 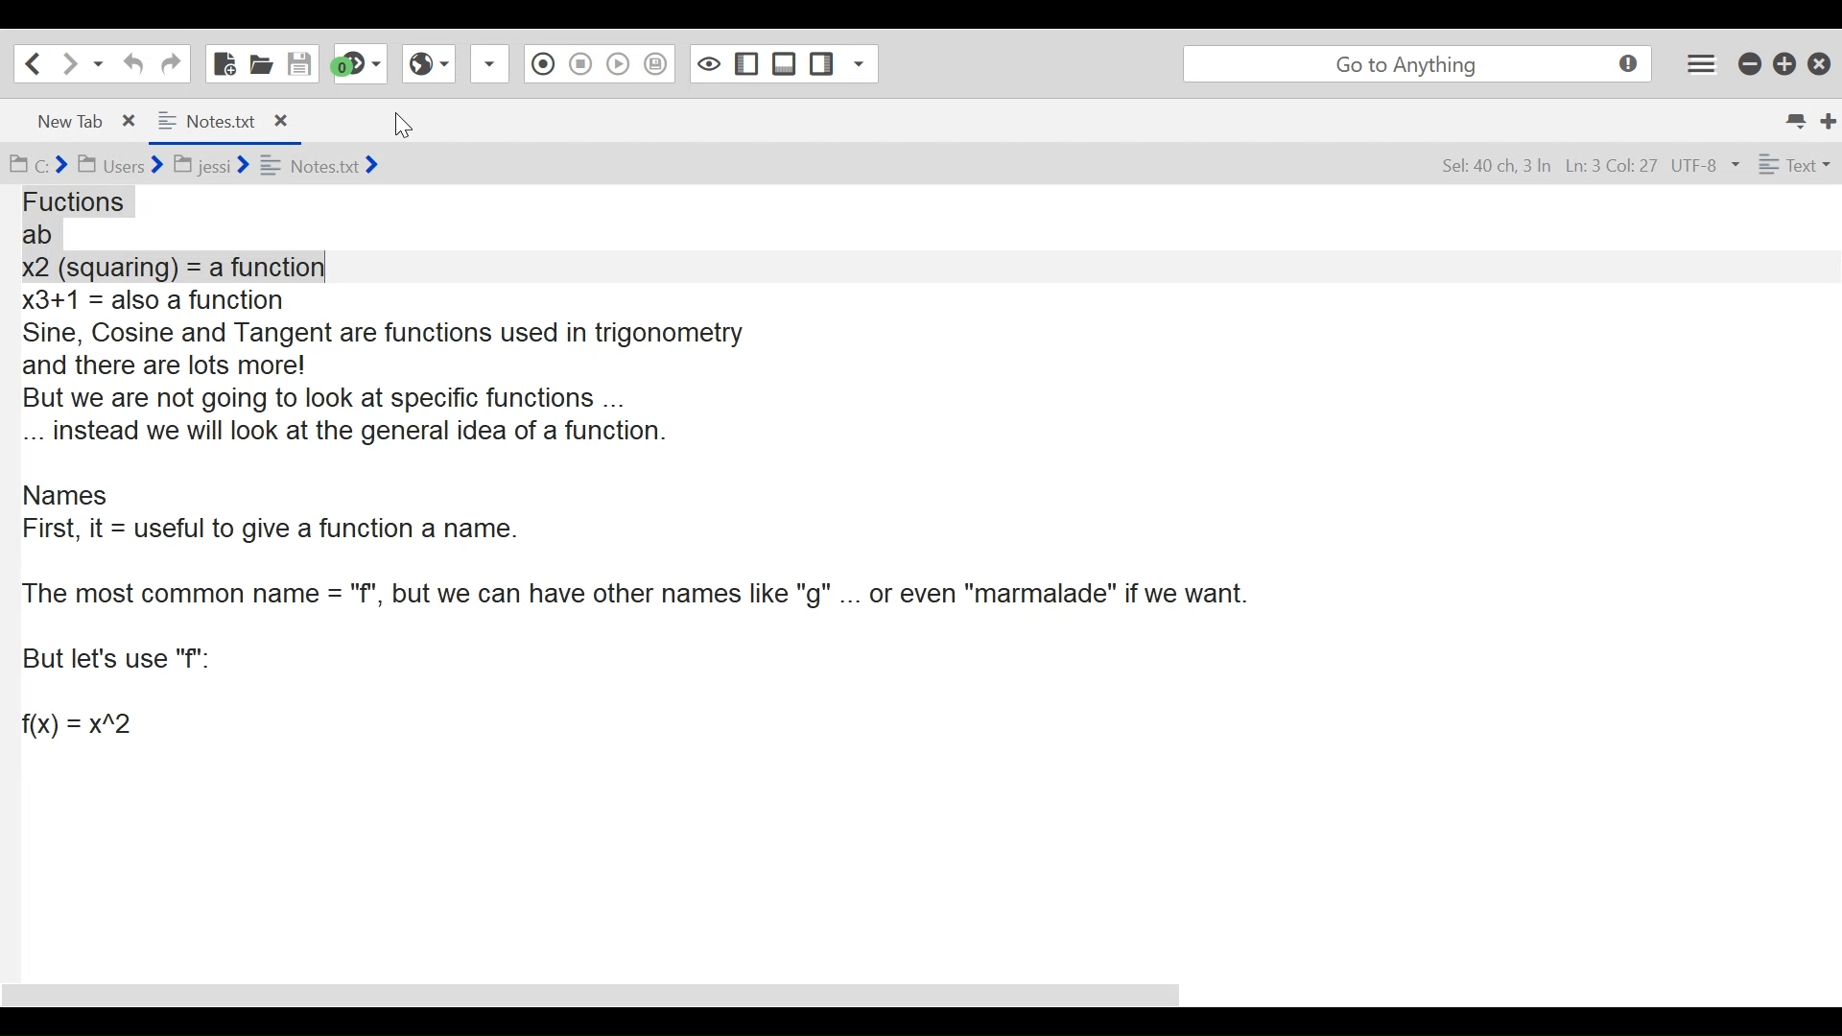 What do you see at coordinates (656, 63) in the screenshot?
I see `play` at bounding box center [656, 63].